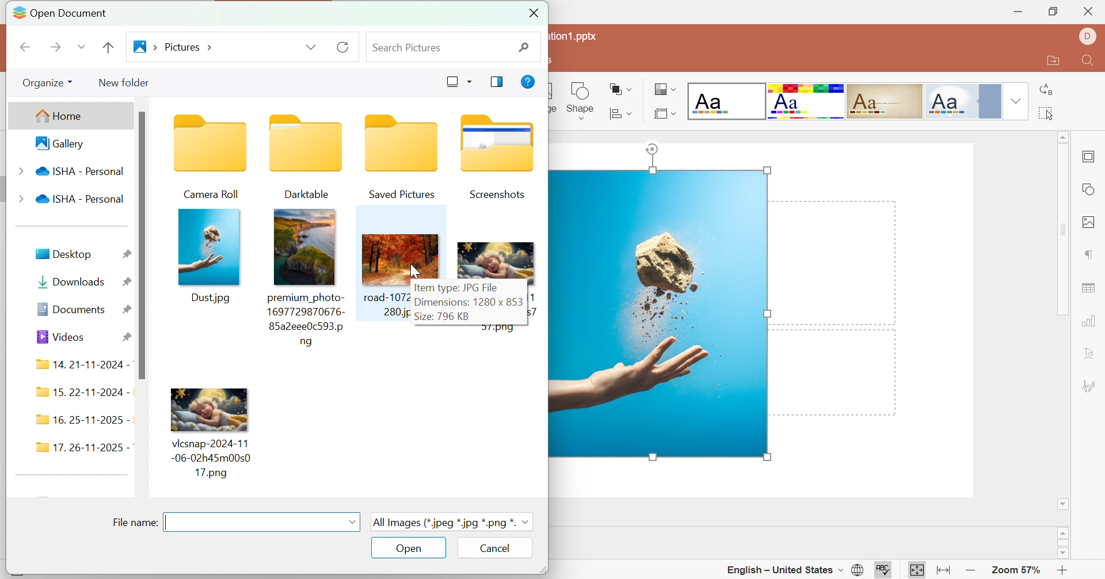 The image size is (1105, 579). Describe the element at coordinates (59, 336) in the screenshot. I see `Videos` at that location.